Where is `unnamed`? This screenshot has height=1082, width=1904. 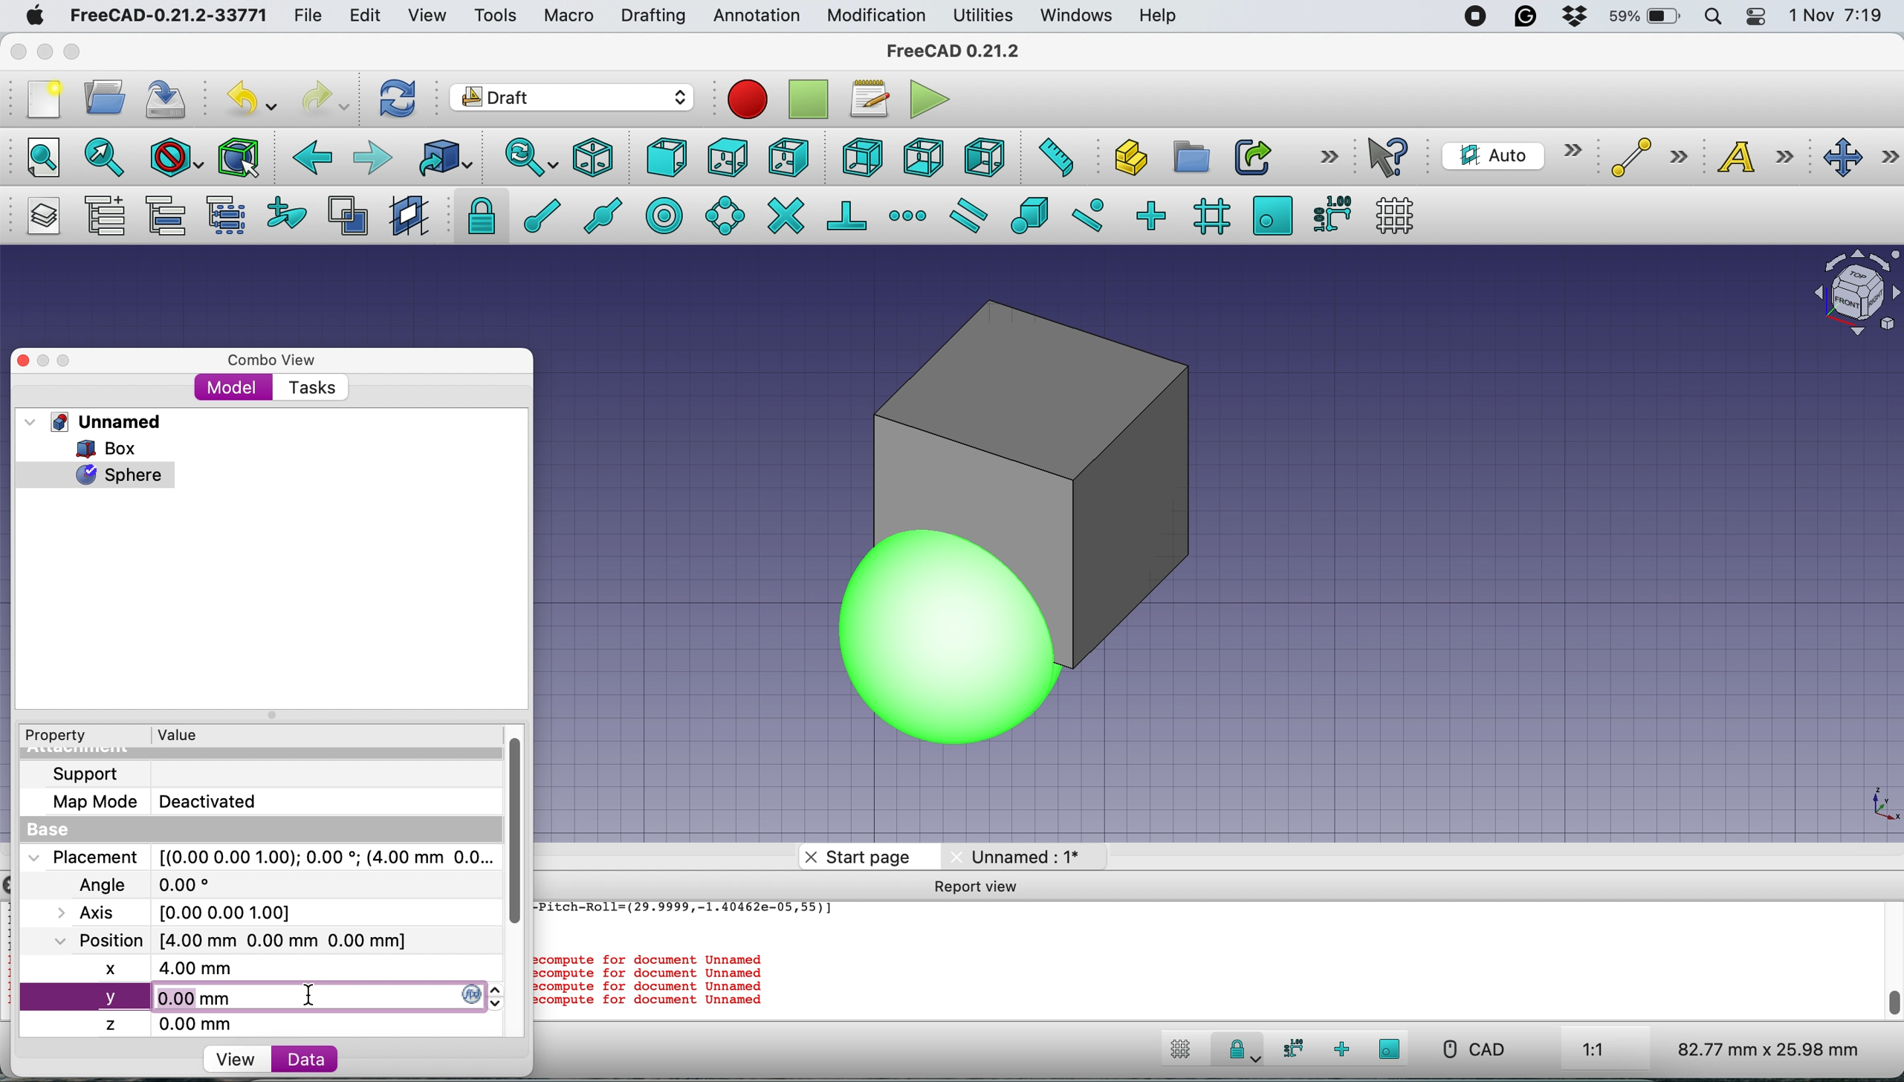
unnamed is located at coordinates (1017, 855).